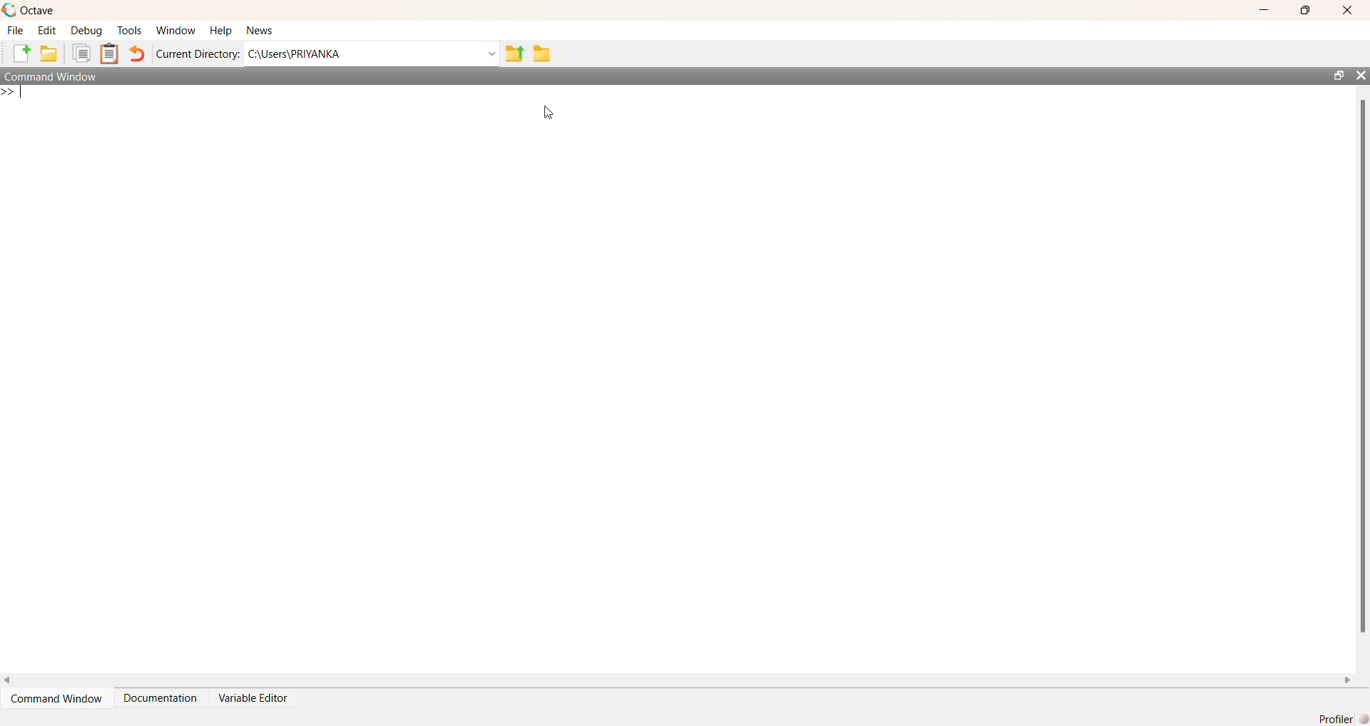  I want to click on Window, so click(178, 31).